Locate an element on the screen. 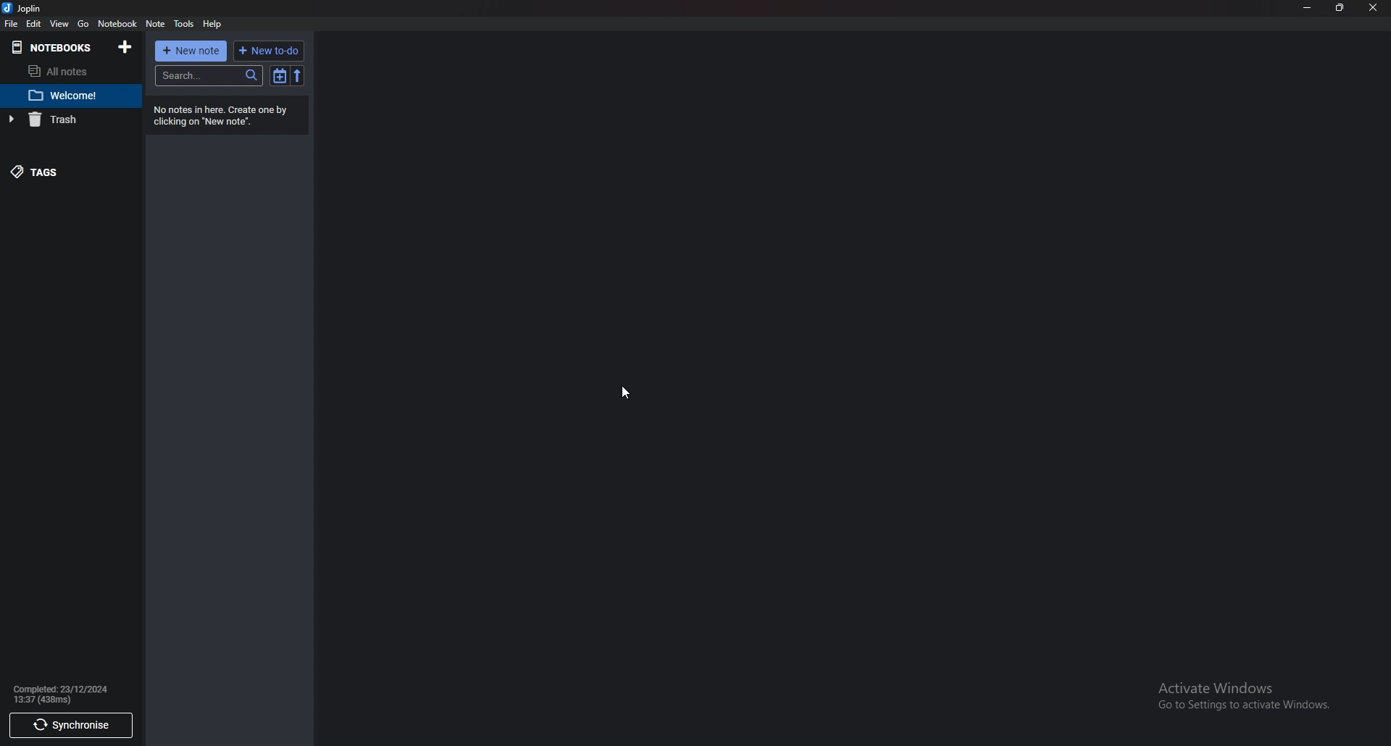 This screenshot has height=746, width=1391. Welcome is located at coordinates (62, 96).